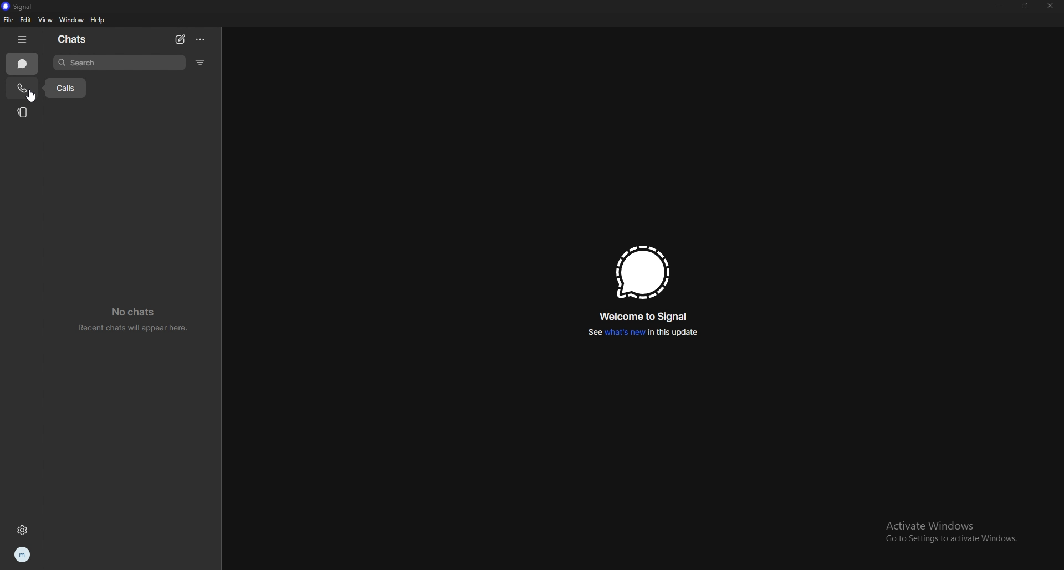 This screenshot has height=570, width=1064. What do you see at coordinates (88, 39) in the screenshot?
I see `chats` at bounding box center [88, 39].